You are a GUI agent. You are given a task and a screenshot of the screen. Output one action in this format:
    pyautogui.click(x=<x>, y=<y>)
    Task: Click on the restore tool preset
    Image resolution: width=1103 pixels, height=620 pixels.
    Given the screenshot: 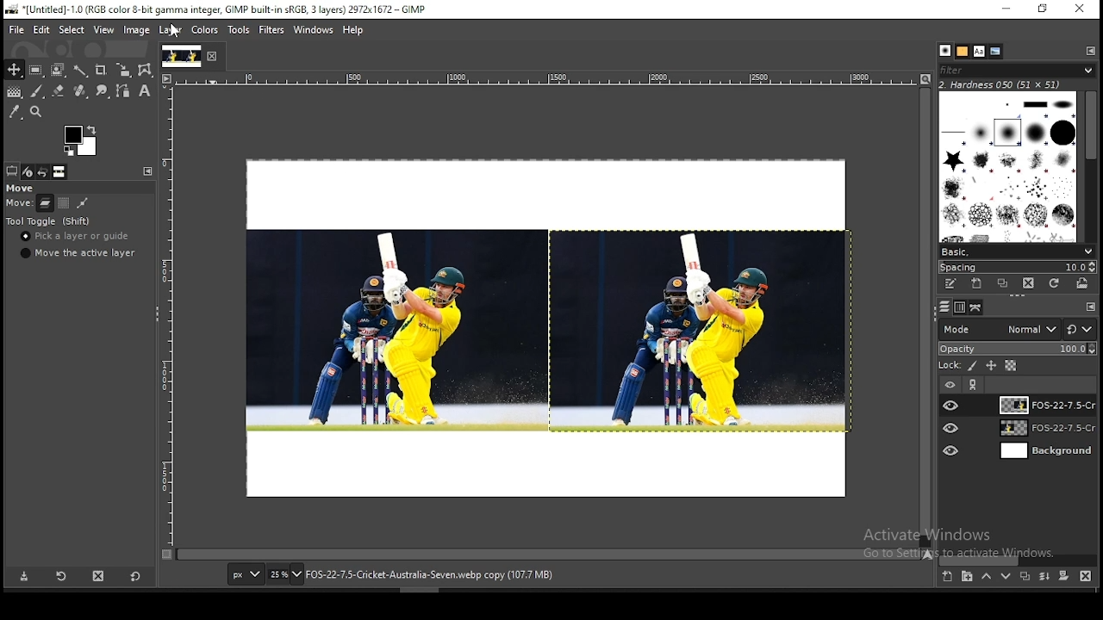 What is the action you would take?
    pyautogui.click(x=60, y=577)
    